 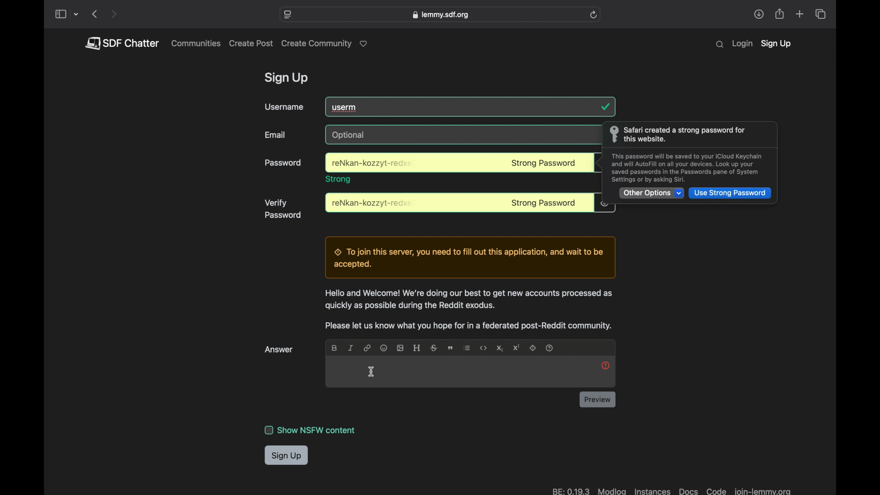 I want to click on show tab overview, so click(x=820, y=14).